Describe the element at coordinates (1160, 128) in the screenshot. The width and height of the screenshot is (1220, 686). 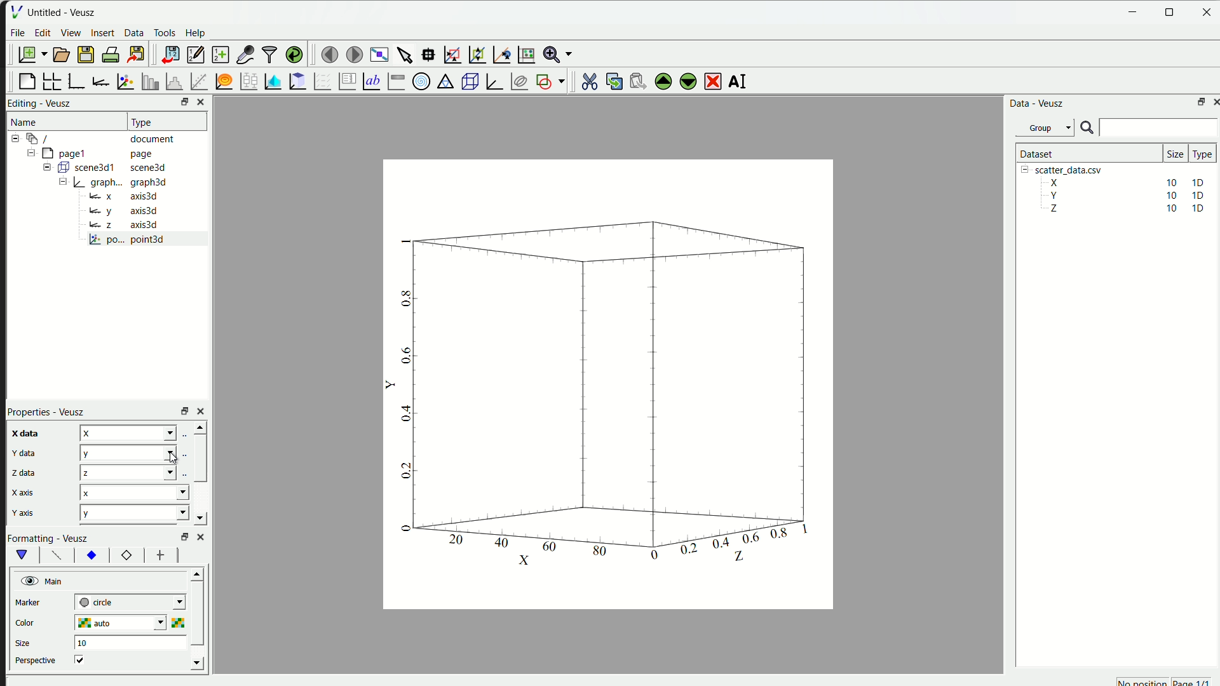
I see `search bar` at that location.